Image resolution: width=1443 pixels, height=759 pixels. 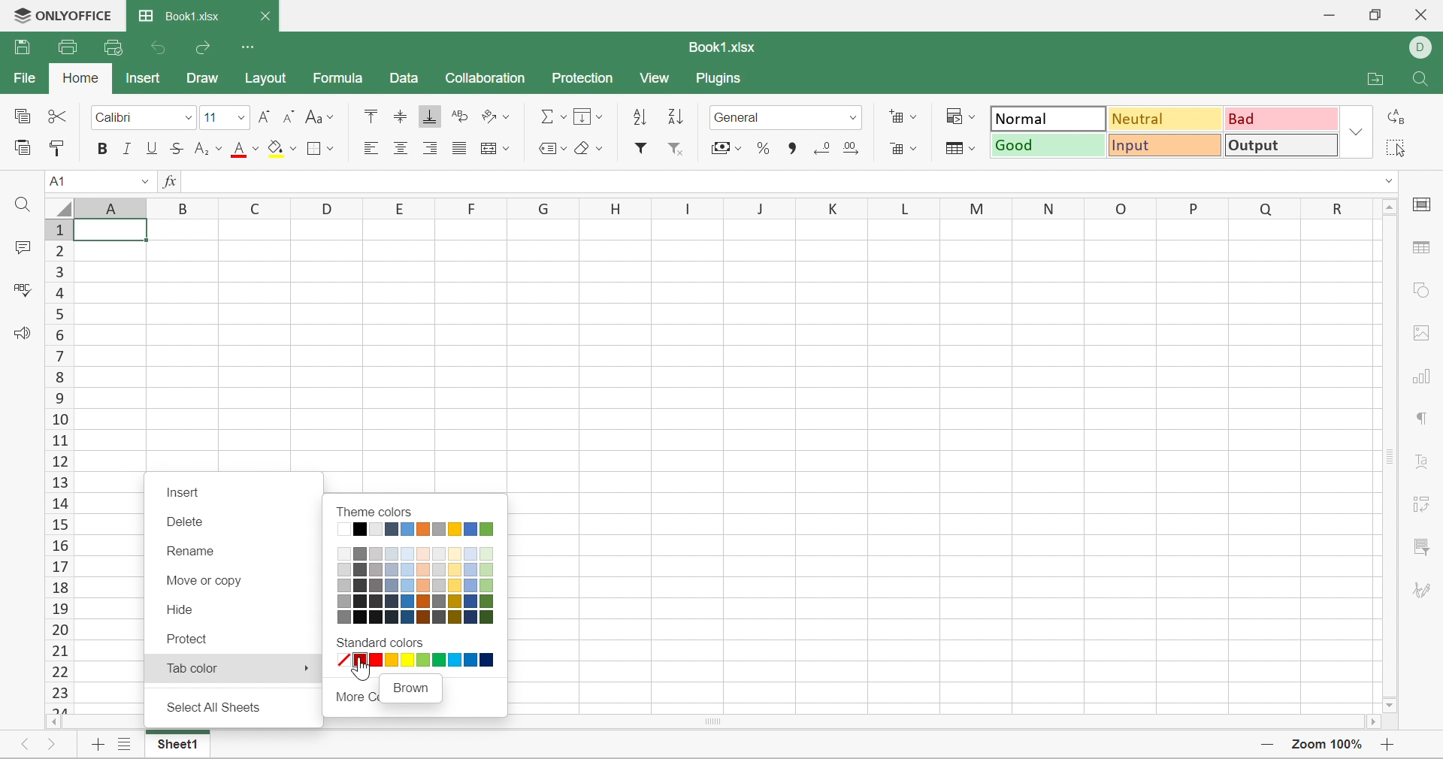 What do you see at coordinates (113, 48) in the screenshot?
I see `Quick print` at bounding box center [113, 48].